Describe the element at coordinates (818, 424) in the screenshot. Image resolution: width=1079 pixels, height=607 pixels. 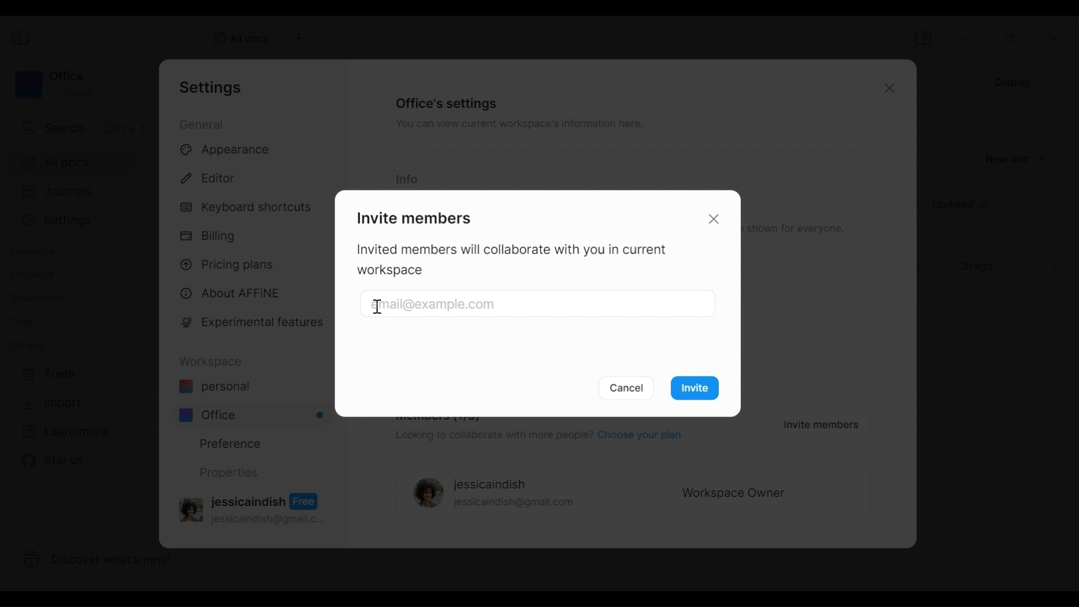
I see `Invite members` at that location.